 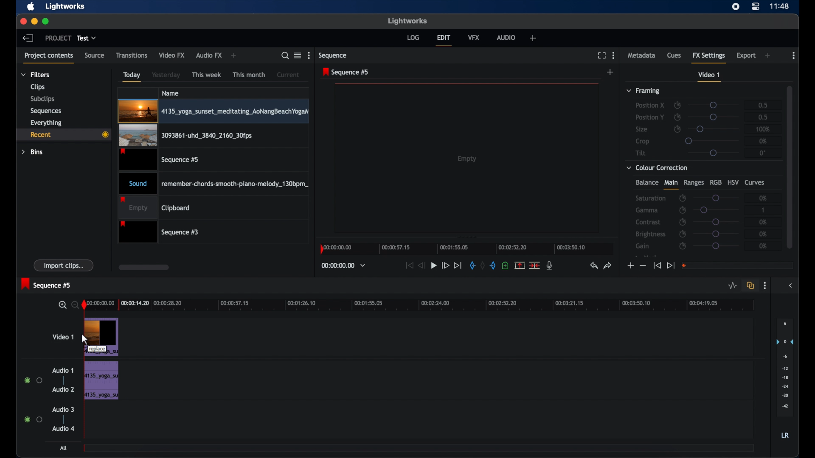 What do you see at coordinates (715, 117) in the screenshot?
I see `slider` at bounding box center [715, 117].